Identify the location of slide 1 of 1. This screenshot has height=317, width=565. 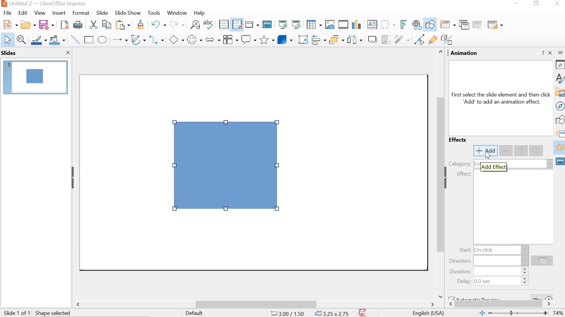
(38, 312).